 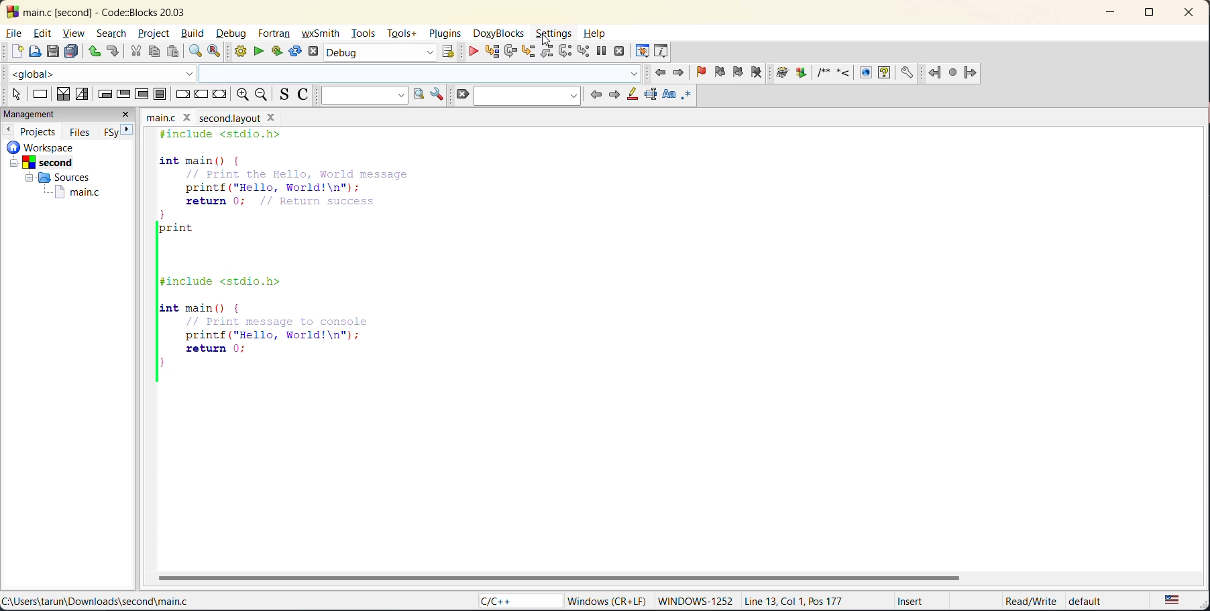 I want to click on file name, so click(x=170, y=116).